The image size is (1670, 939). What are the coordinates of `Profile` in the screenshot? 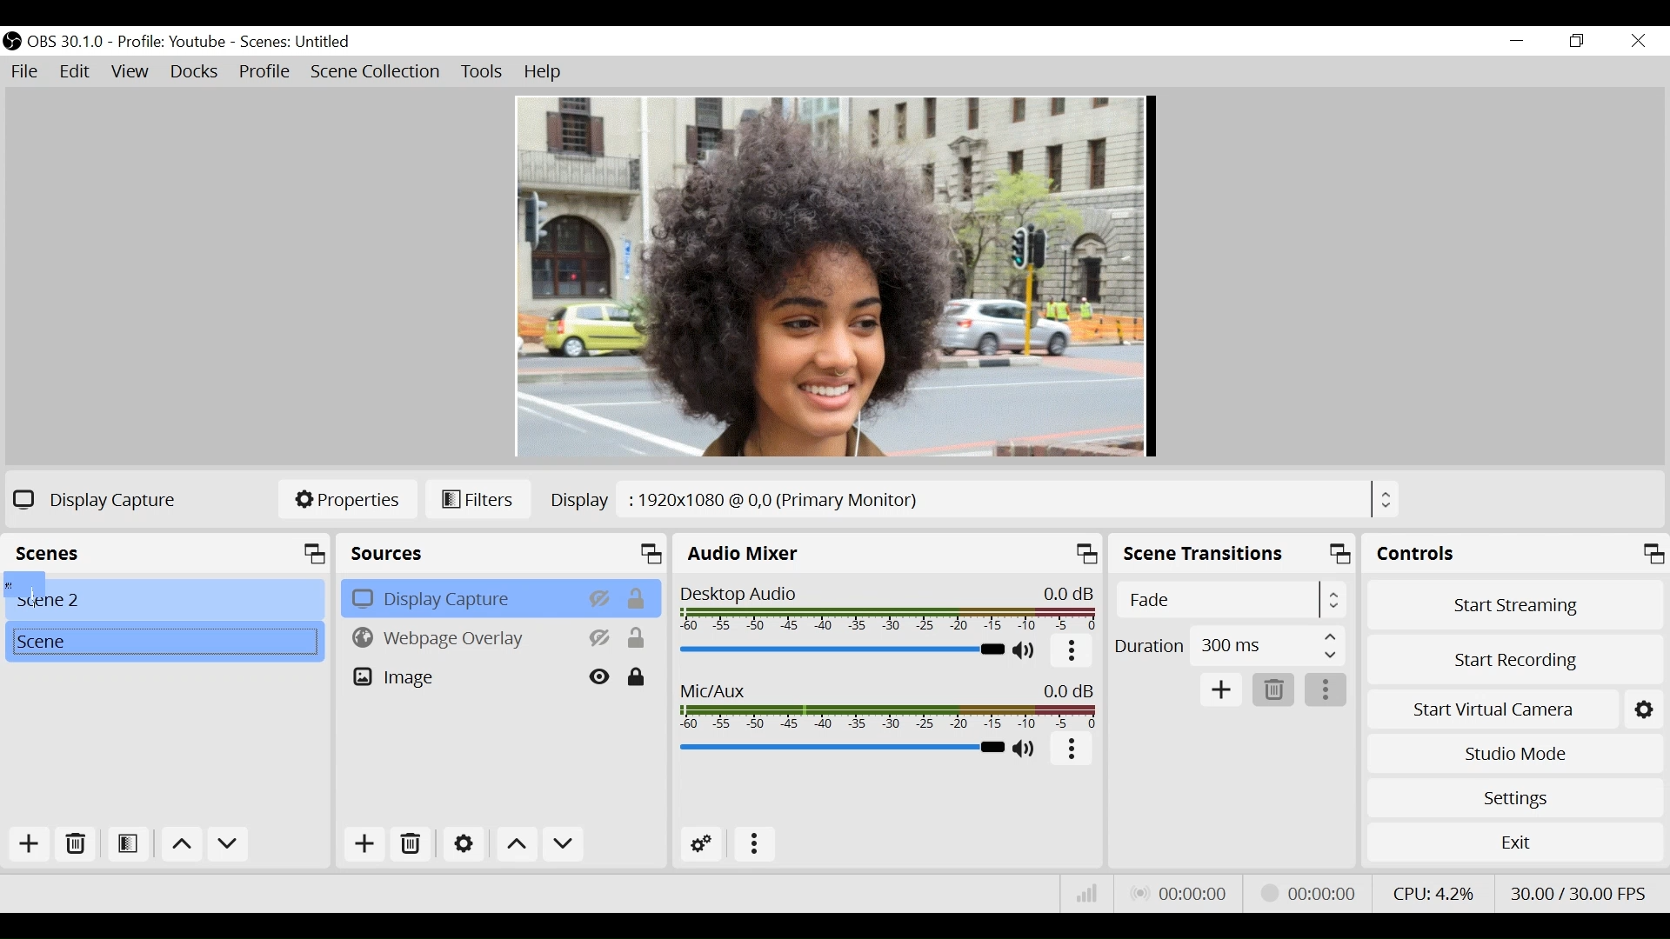 It's located at (174, 43).